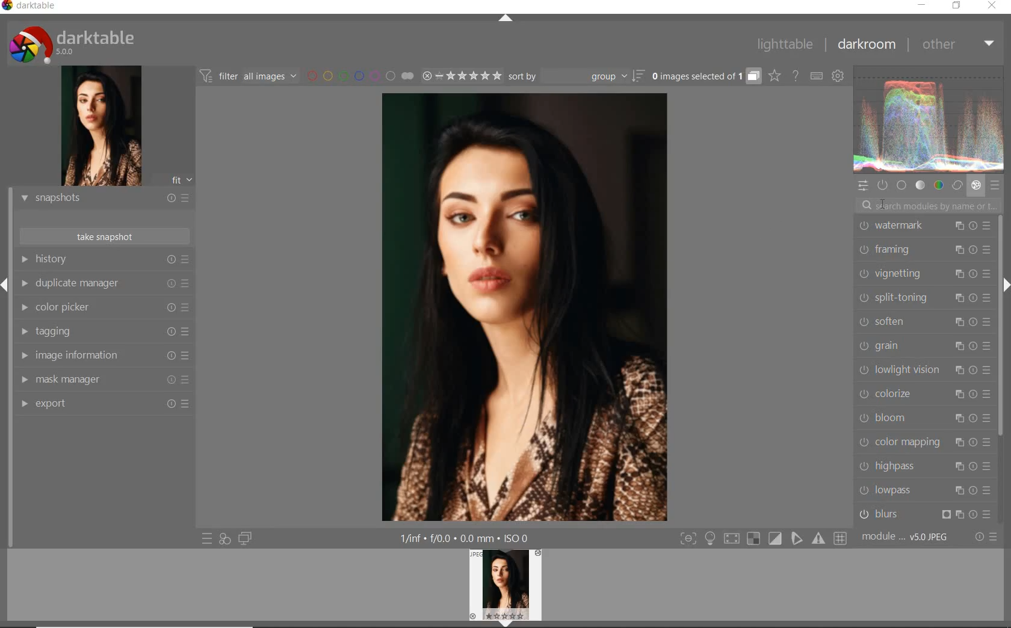 The width and height of the screenshot is (1011, 628). I want to click on export, so click(104, 405).